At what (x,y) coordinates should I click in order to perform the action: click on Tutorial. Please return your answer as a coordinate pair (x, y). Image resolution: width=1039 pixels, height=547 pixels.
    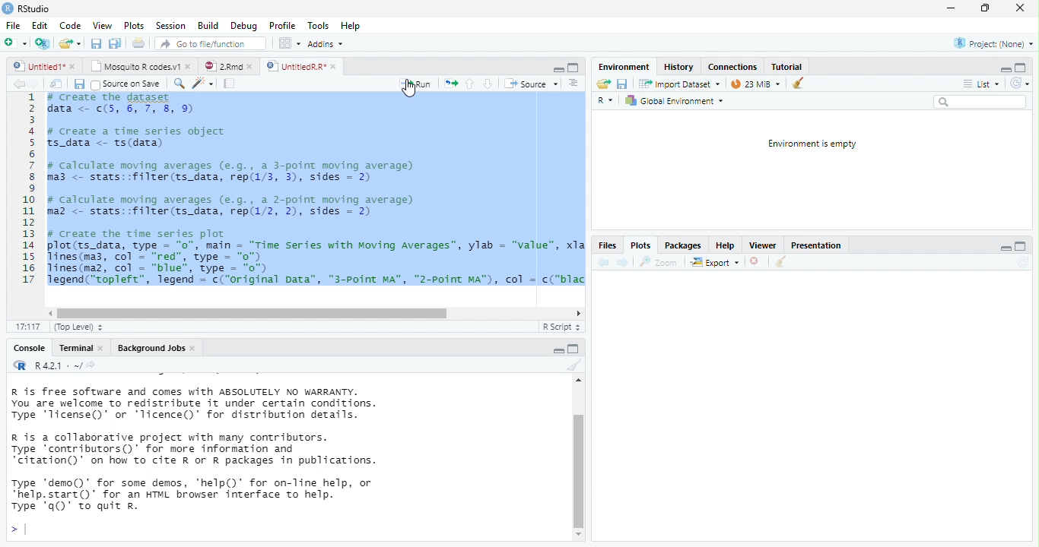
    Looking at the image, I should click on (787, 66).